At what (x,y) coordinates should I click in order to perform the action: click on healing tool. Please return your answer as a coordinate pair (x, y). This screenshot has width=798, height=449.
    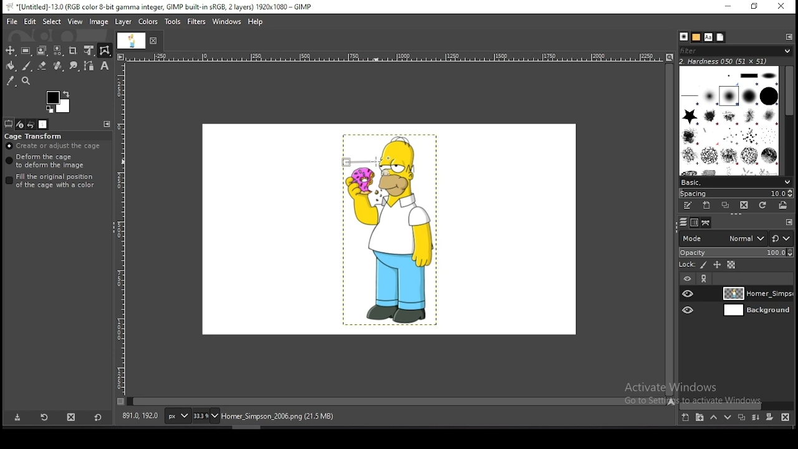
    Looking at the image, I should click on (58, 65).